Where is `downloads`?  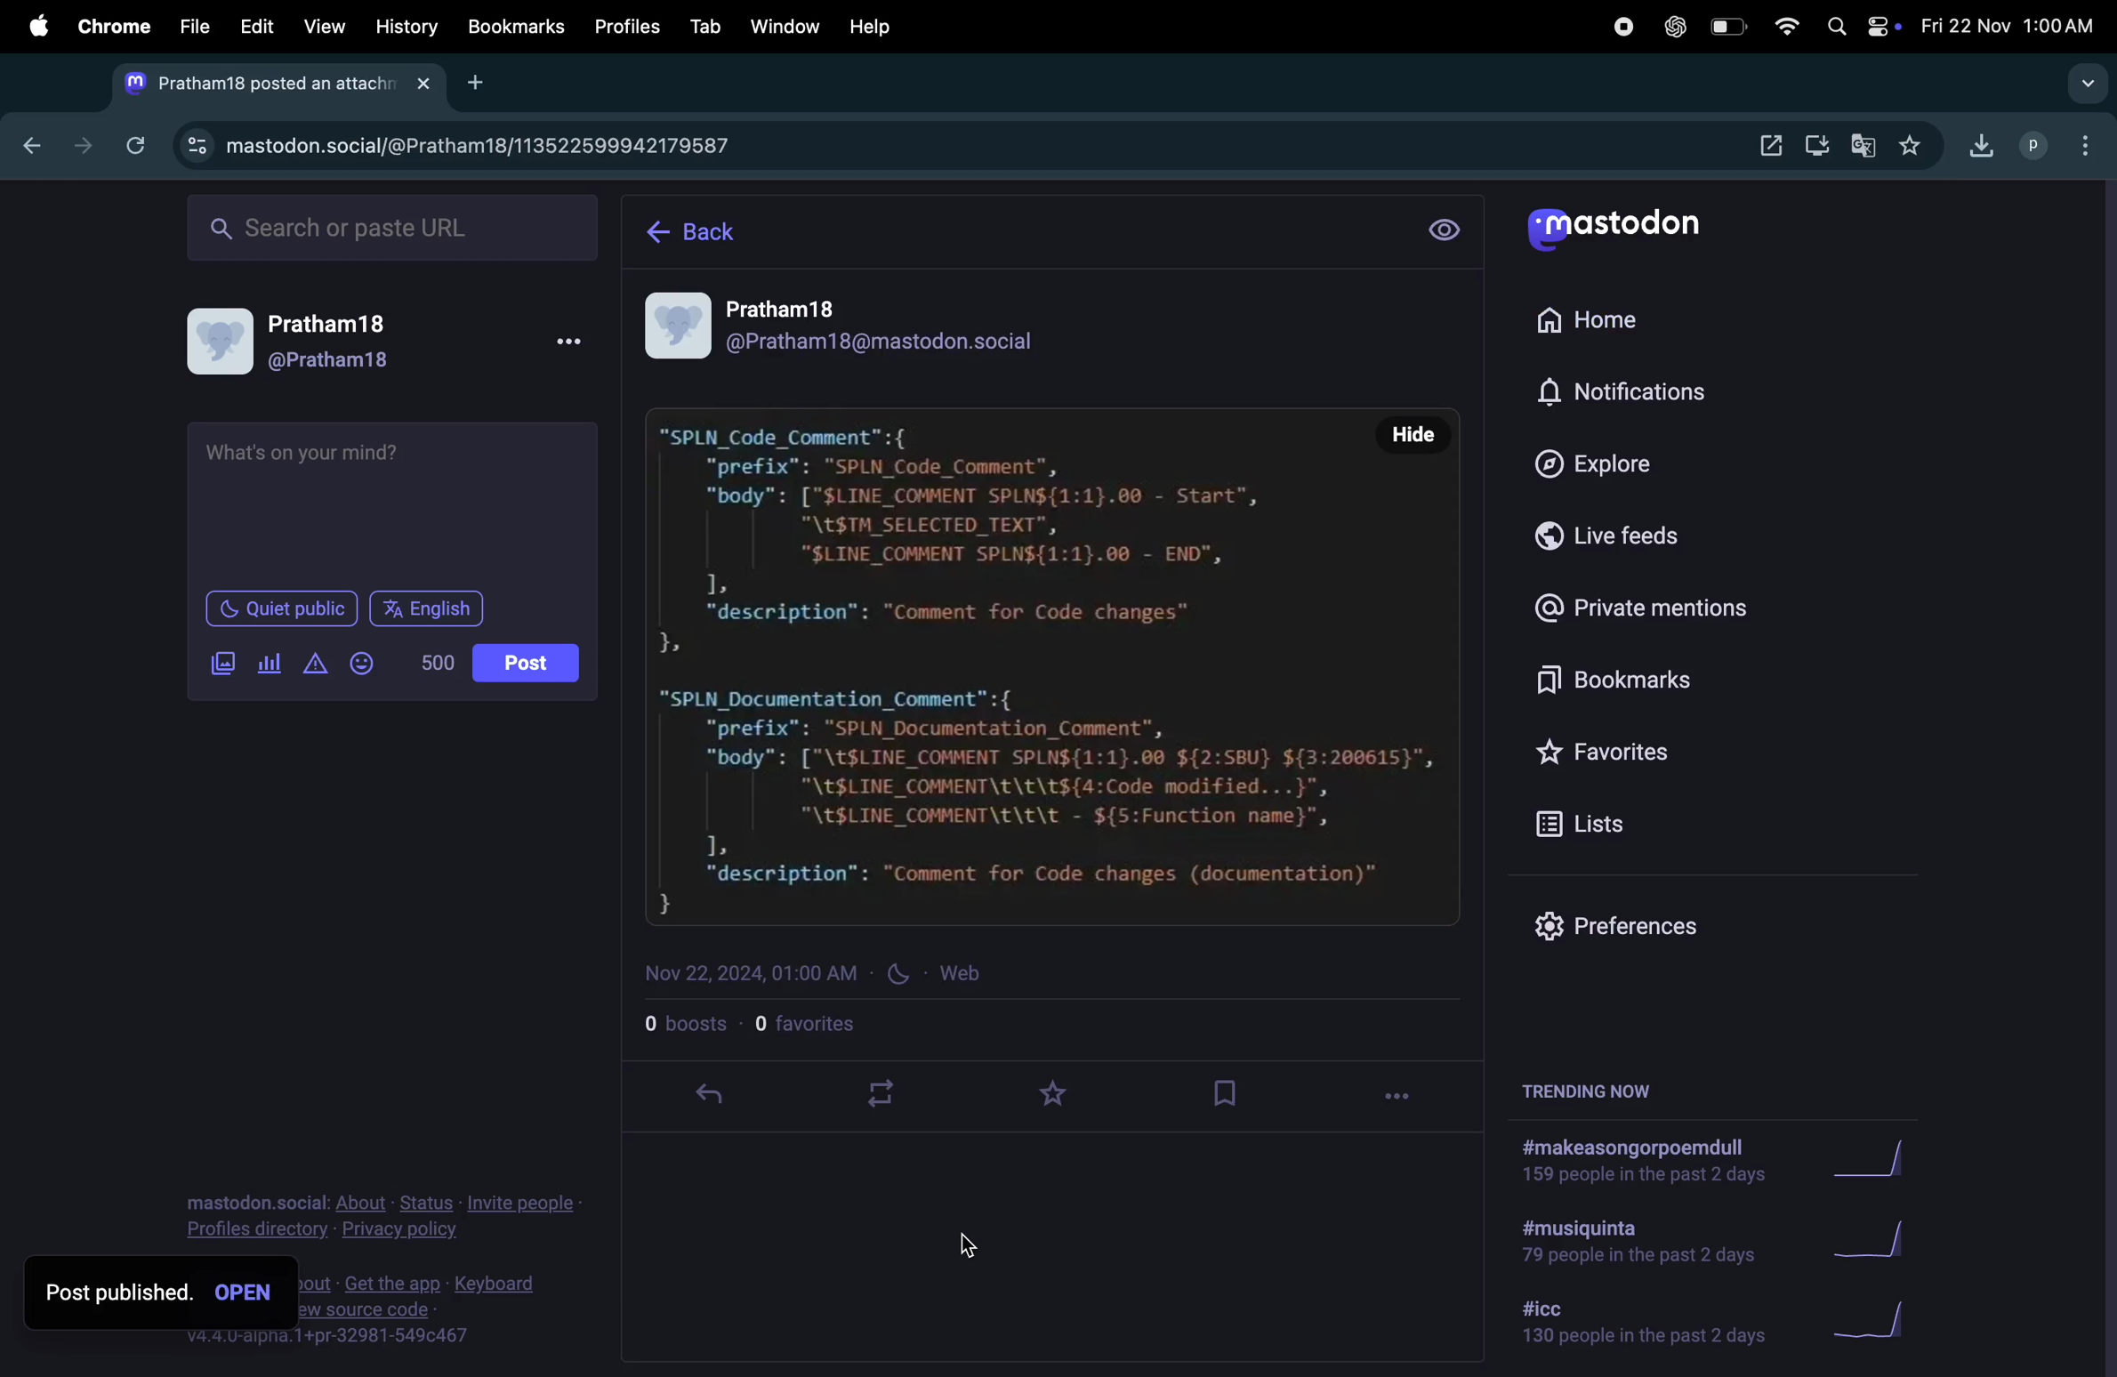
downloads is located at coordinates (1818, 148).